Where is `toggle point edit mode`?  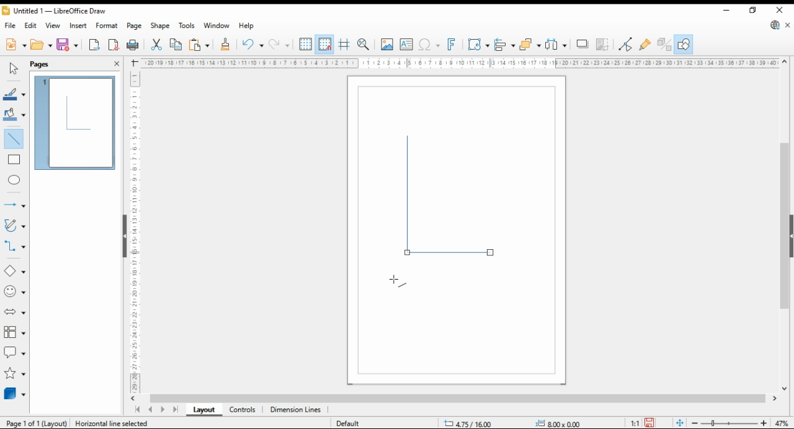
toggle point edit mode is located at coordinates (627, 44).